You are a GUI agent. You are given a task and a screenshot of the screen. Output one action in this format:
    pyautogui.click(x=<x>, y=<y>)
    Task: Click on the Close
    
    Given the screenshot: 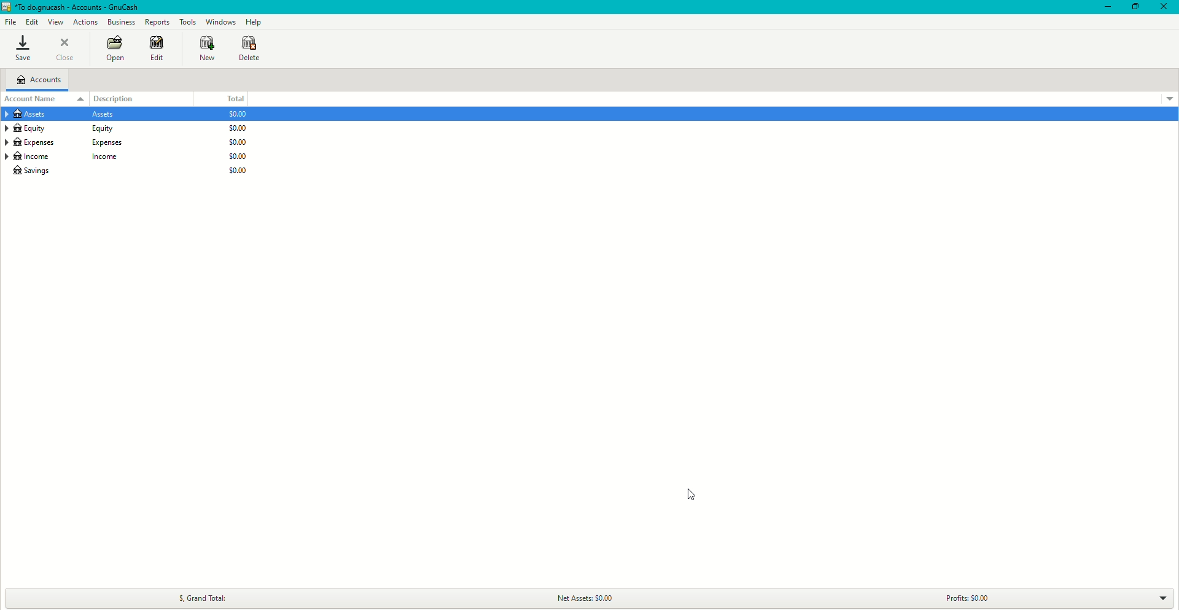 What is the action you would take?
    pyautogui.click(x=1164, y=7)
    